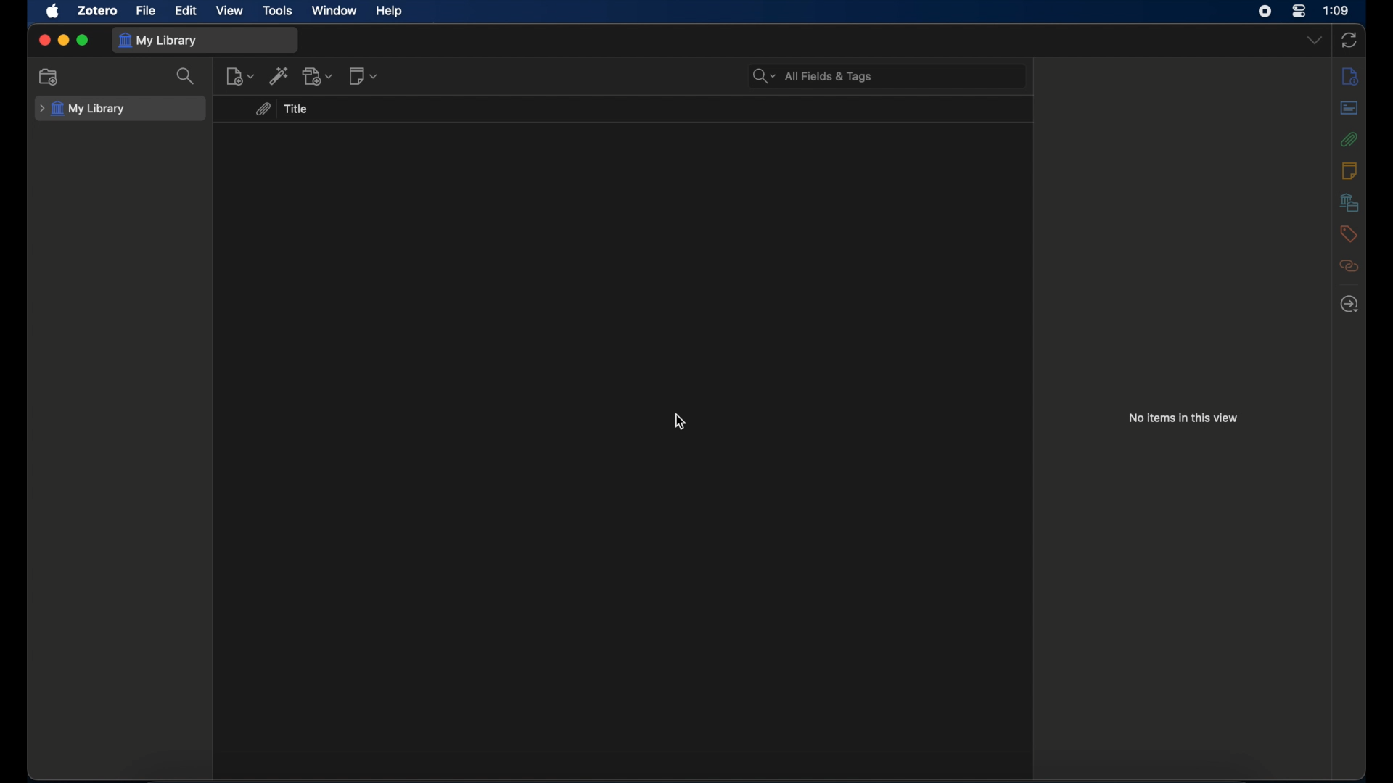 The height and width of the screenshot is (783, 1393). What do you see at coordinates (1348, 139) in the screenshot?
I see `attachments` at bounding box center [1348, 139].